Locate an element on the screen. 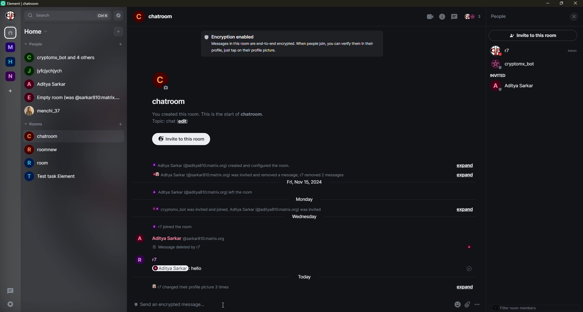  n is located at coordinates (13, 76).